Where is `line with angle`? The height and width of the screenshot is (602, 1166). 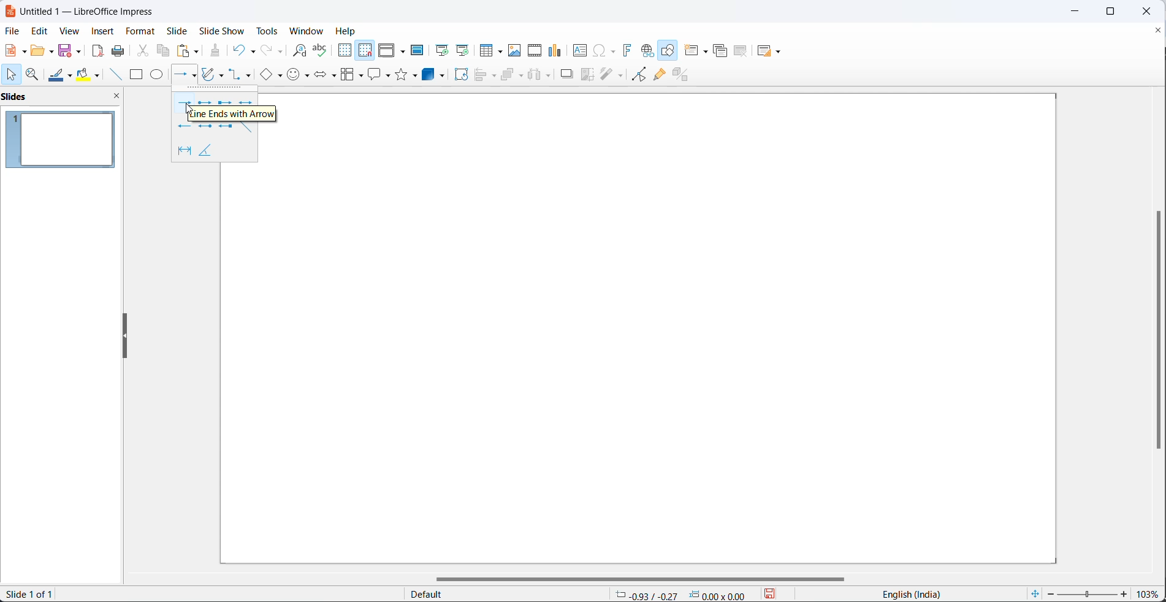 line with angle is located at coordinates (213, 152).